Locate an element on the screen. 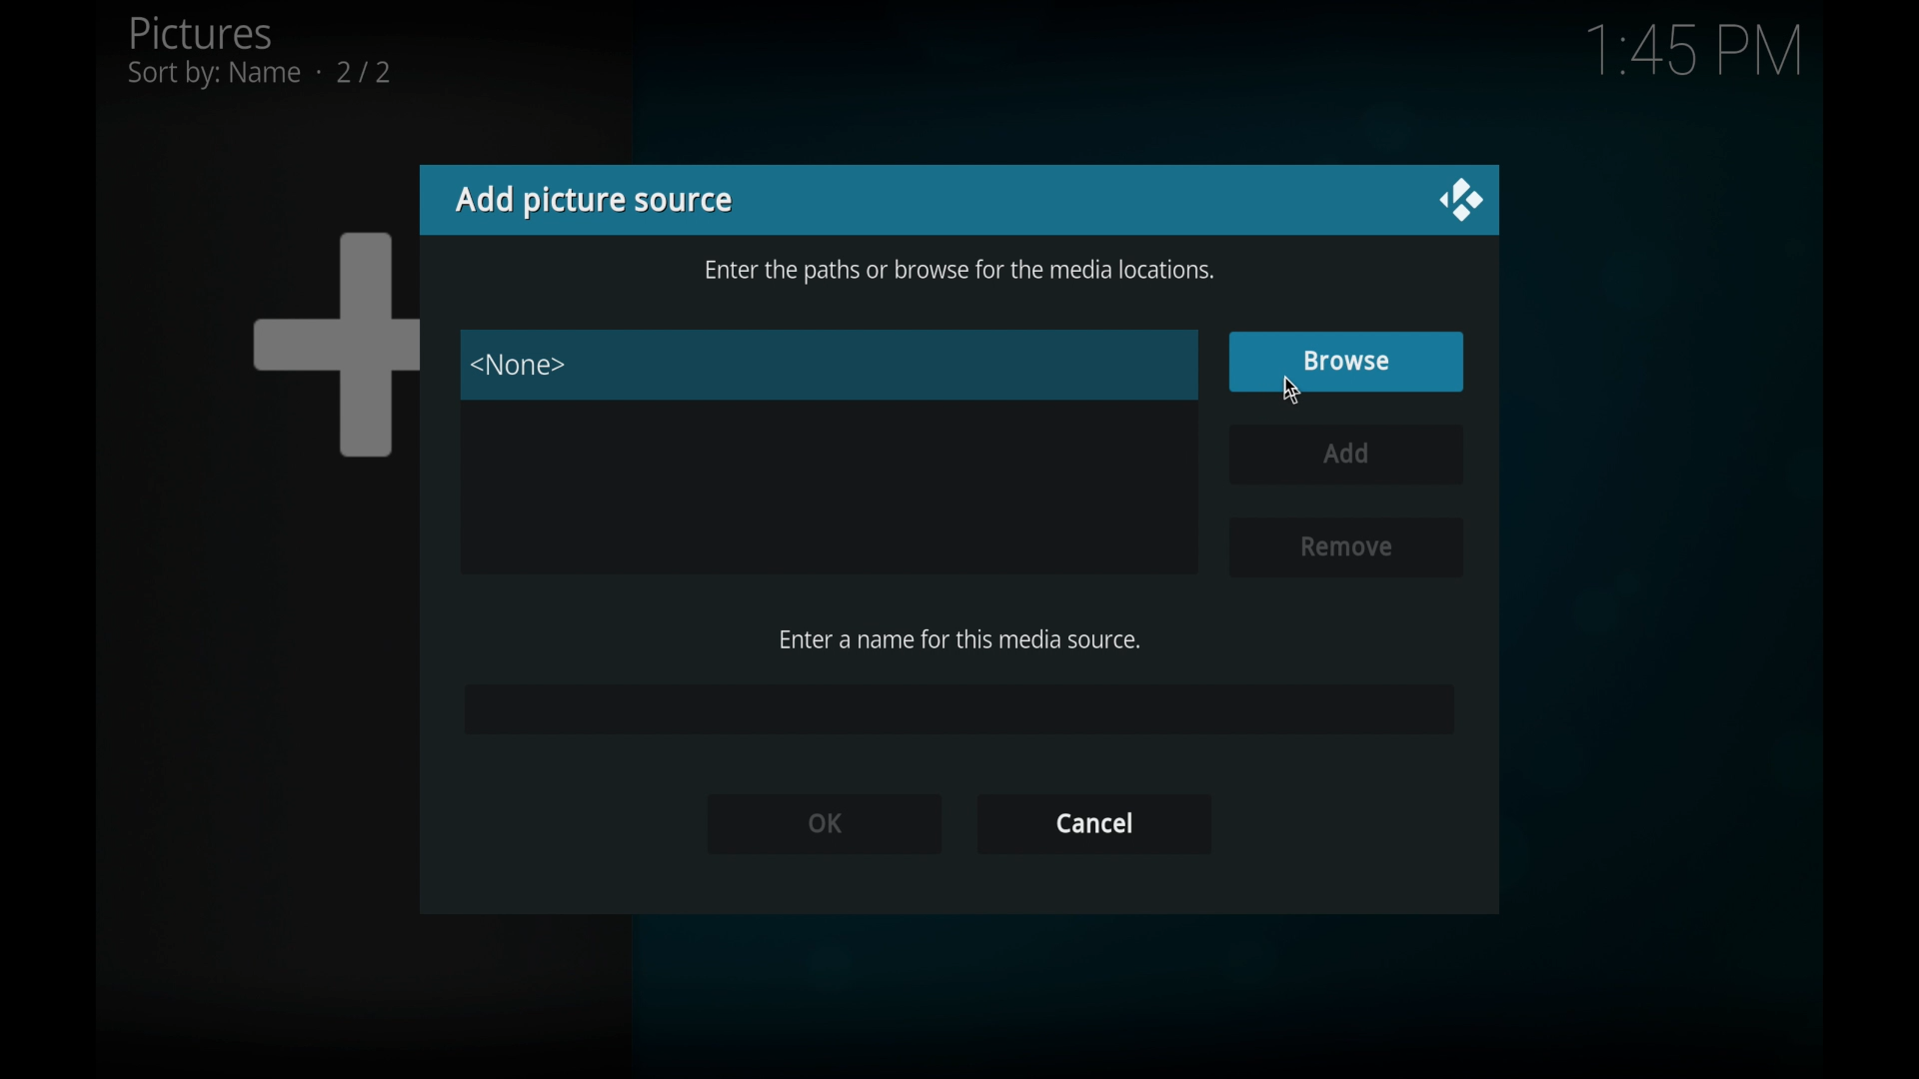  time is located at coordinates (1693, 52).